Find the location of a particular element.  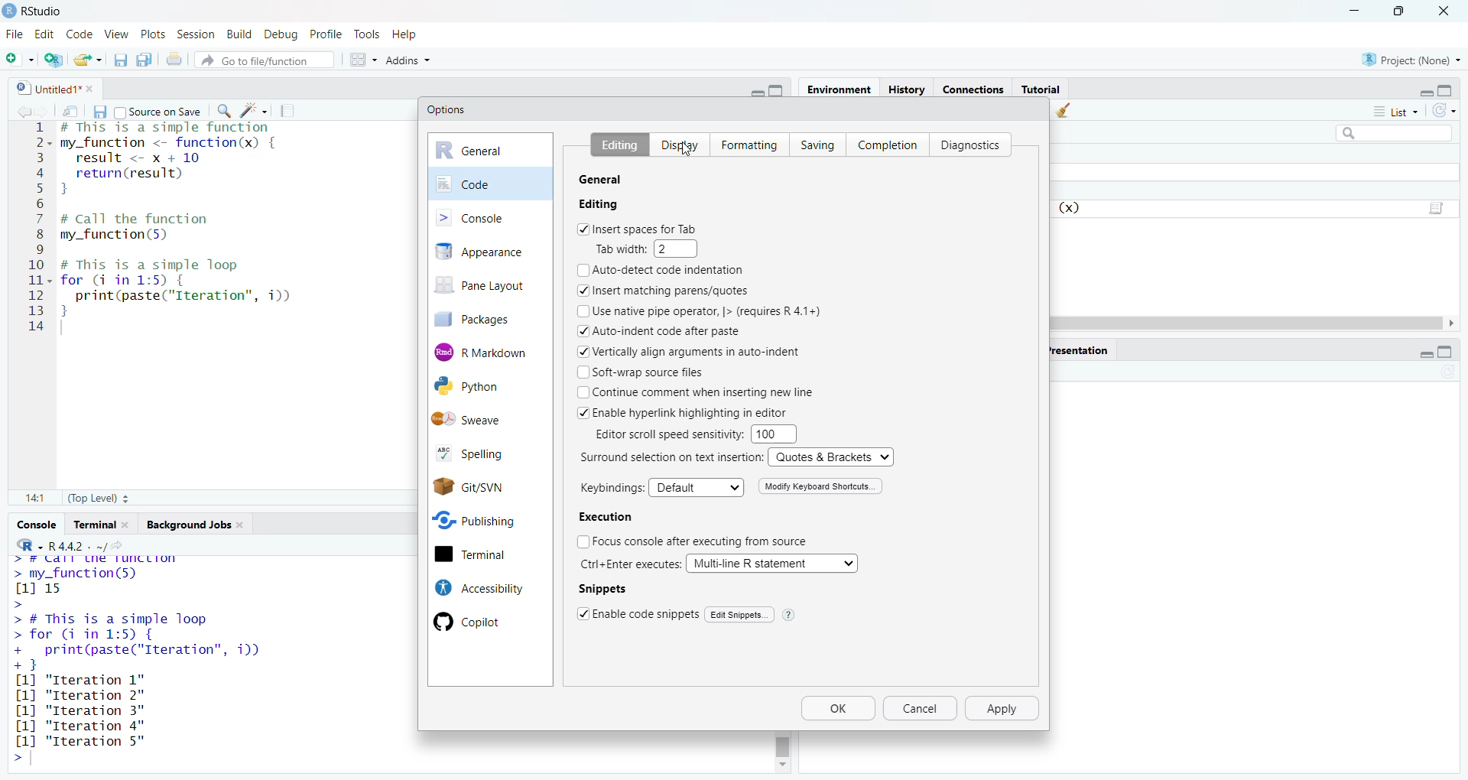

minimize is located at coordinates (1421, 89).